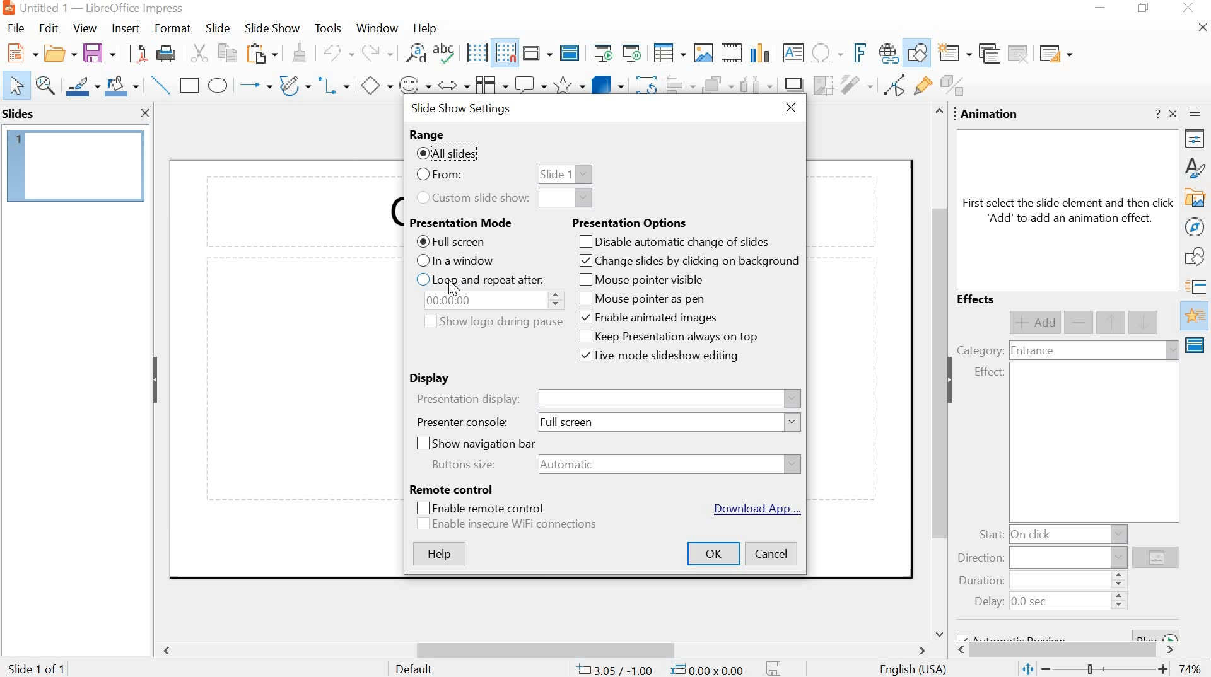 This screenshot has width=1211, height=677. I want to click on all slides, so click(448, 153).